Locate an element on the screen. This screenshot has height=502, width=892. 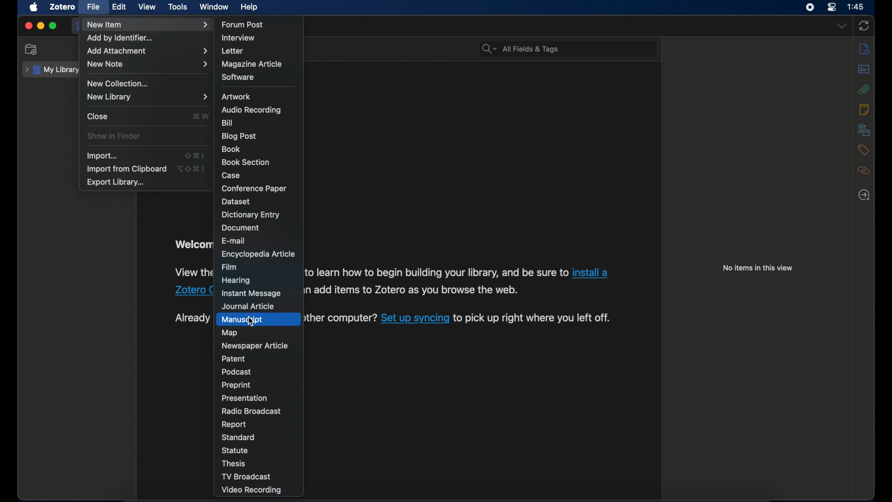
edit is located at coordinates (120, 7).